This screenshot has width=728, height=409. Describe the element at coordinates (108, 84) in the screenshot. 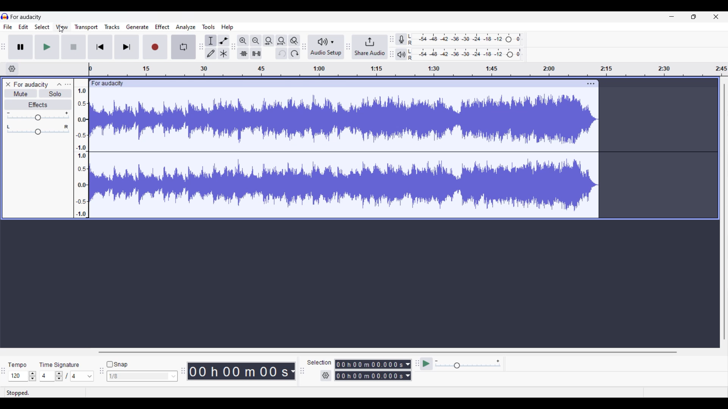

I see `for audacity` at that location.